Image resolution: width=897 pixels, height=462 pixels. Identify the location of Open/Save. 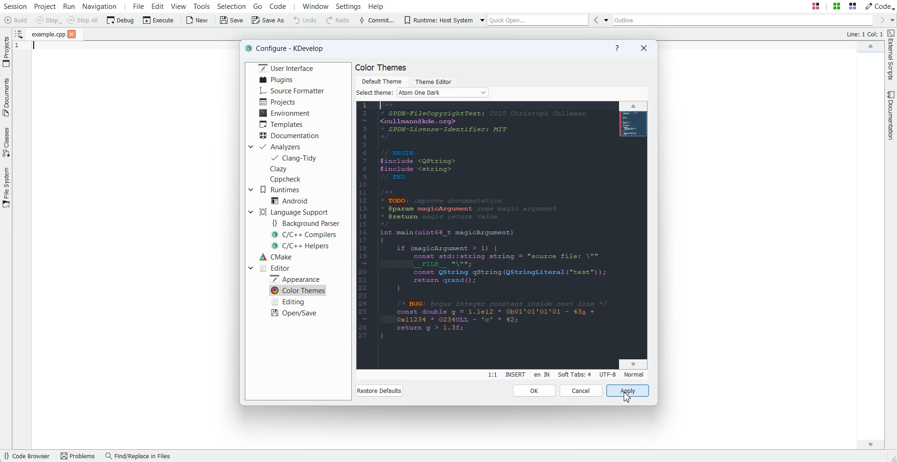
(294, 313).